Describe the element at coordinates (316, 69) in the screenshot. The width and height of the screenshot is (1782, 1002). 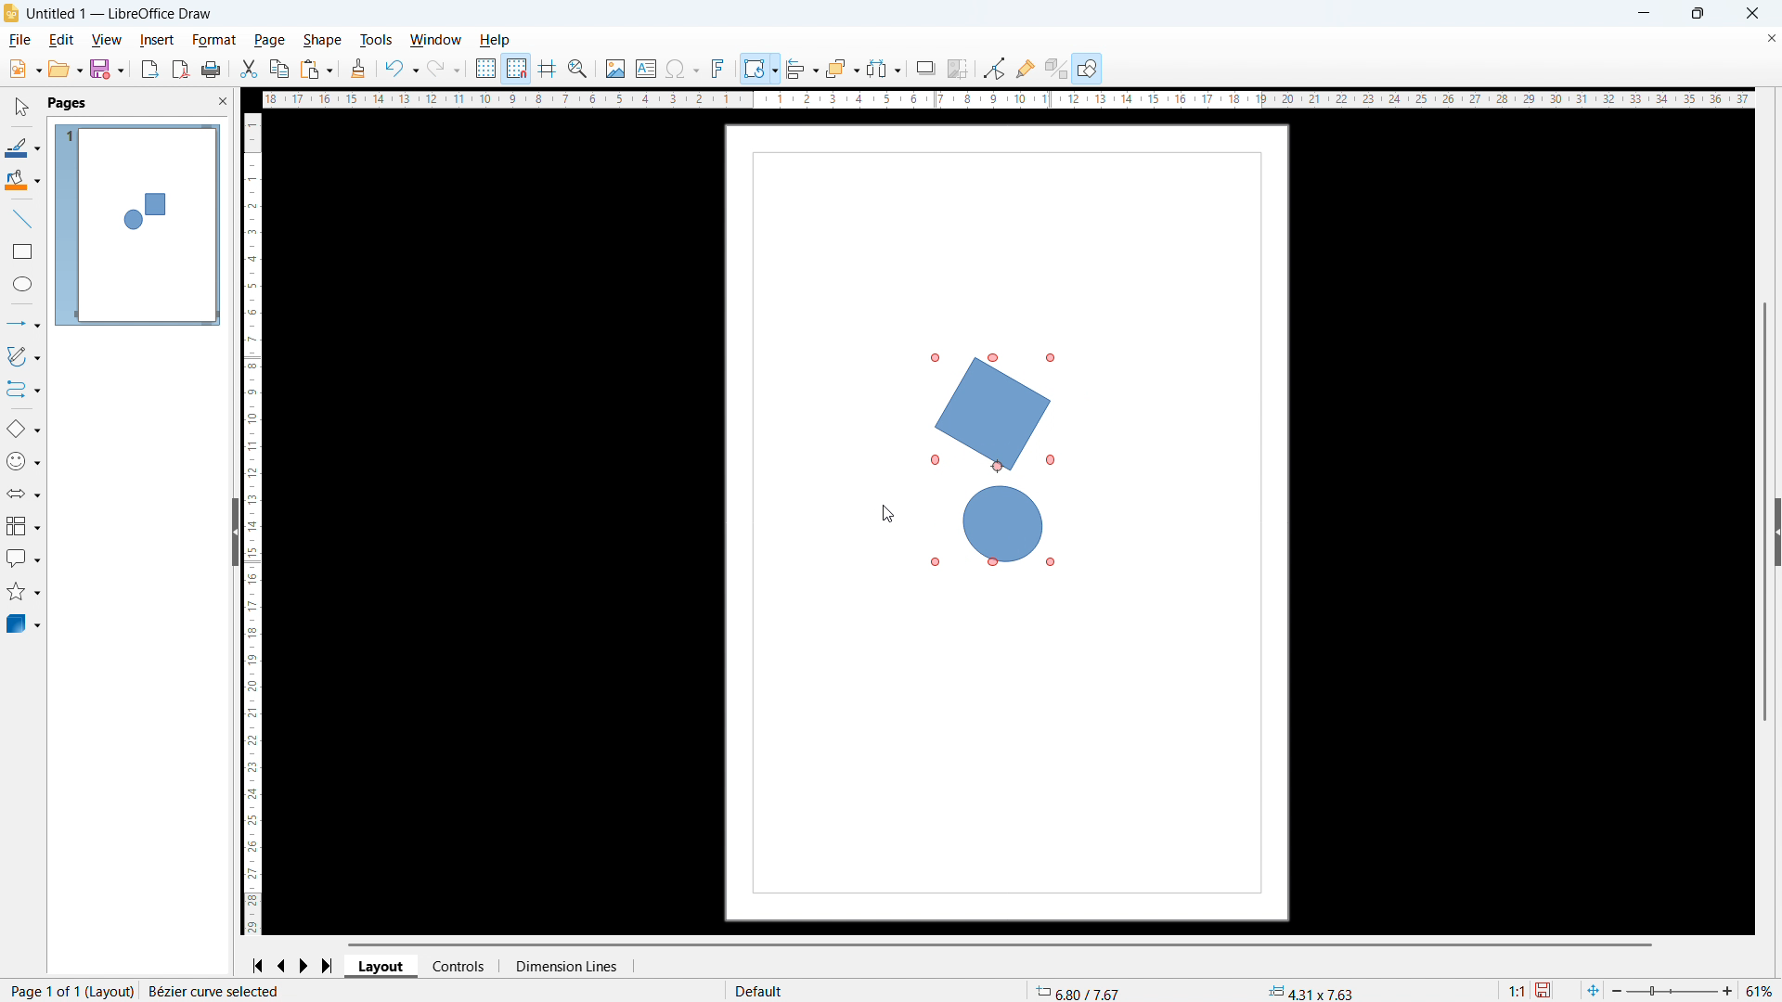
I see `Paste ` at that location.